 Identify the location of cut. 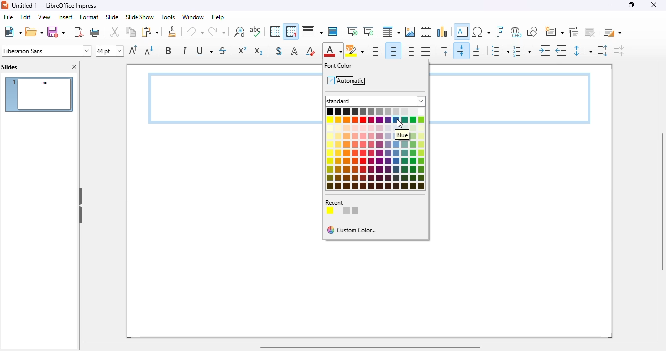
(115, 32).